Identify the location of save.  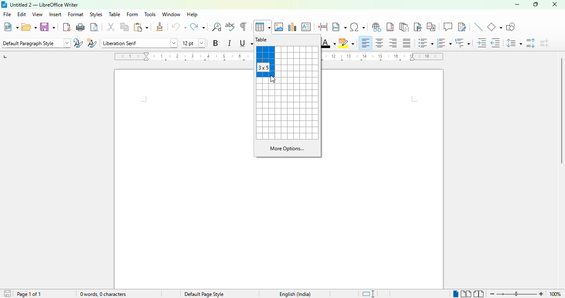
(48, 26).